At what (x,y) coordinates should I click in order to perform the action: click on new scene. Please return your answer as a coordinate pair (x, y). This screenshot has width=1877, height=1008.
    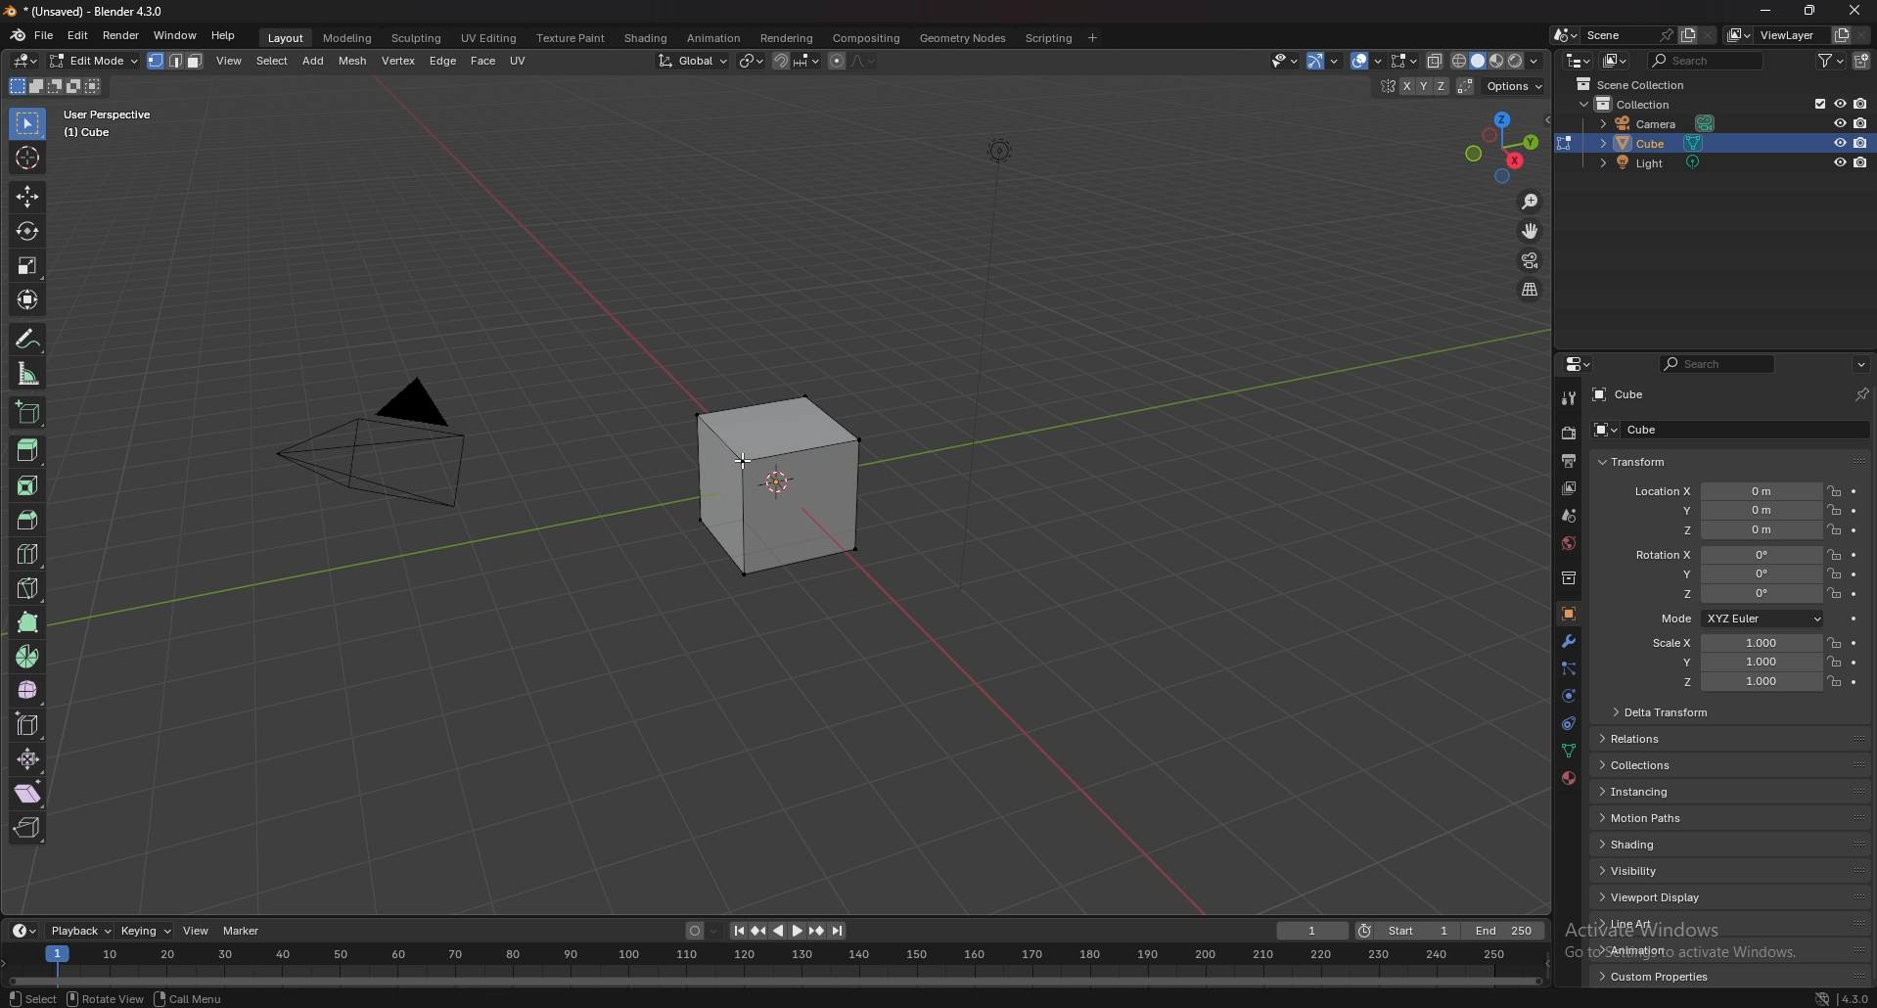
    Looking at the image, I should click on (1688, 34).